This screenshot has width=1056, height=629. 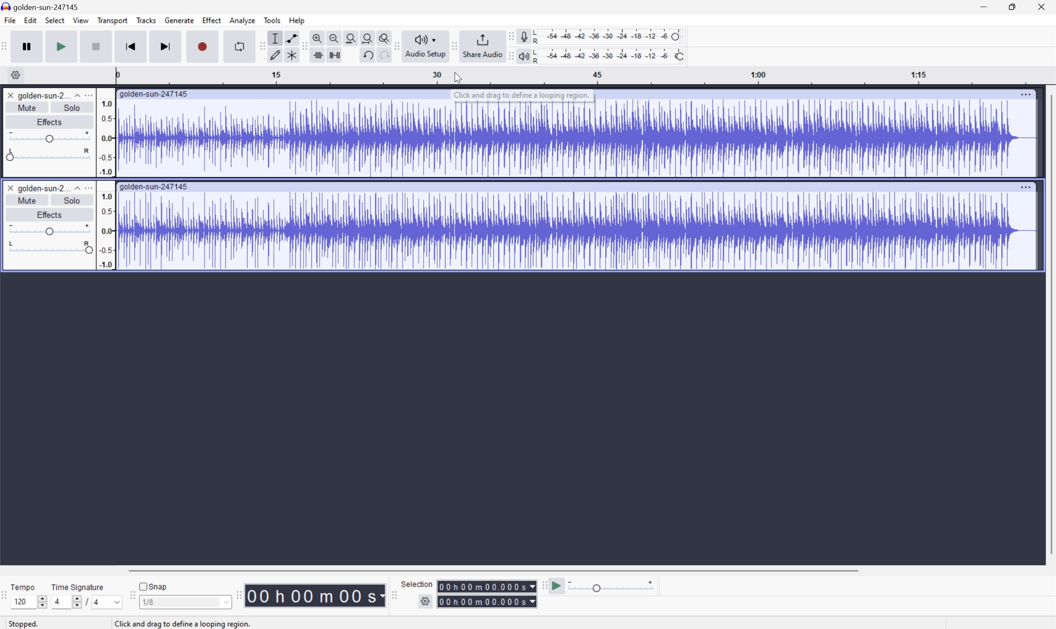 What do you see at coordinates (586, 75) in the screenshot?
I see `Scale` at bounding box center [586, 75].